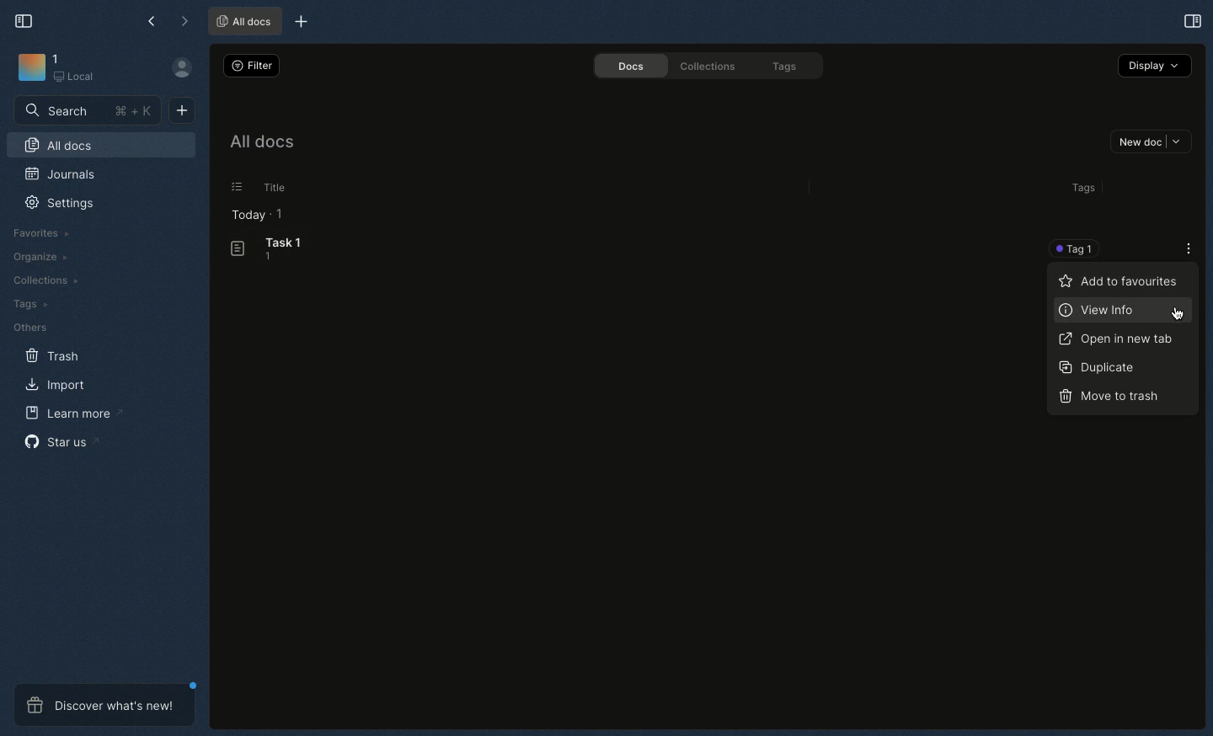 The width and height of the screenshot is (1213, 736). I want to click on Title, so click(275, 187).